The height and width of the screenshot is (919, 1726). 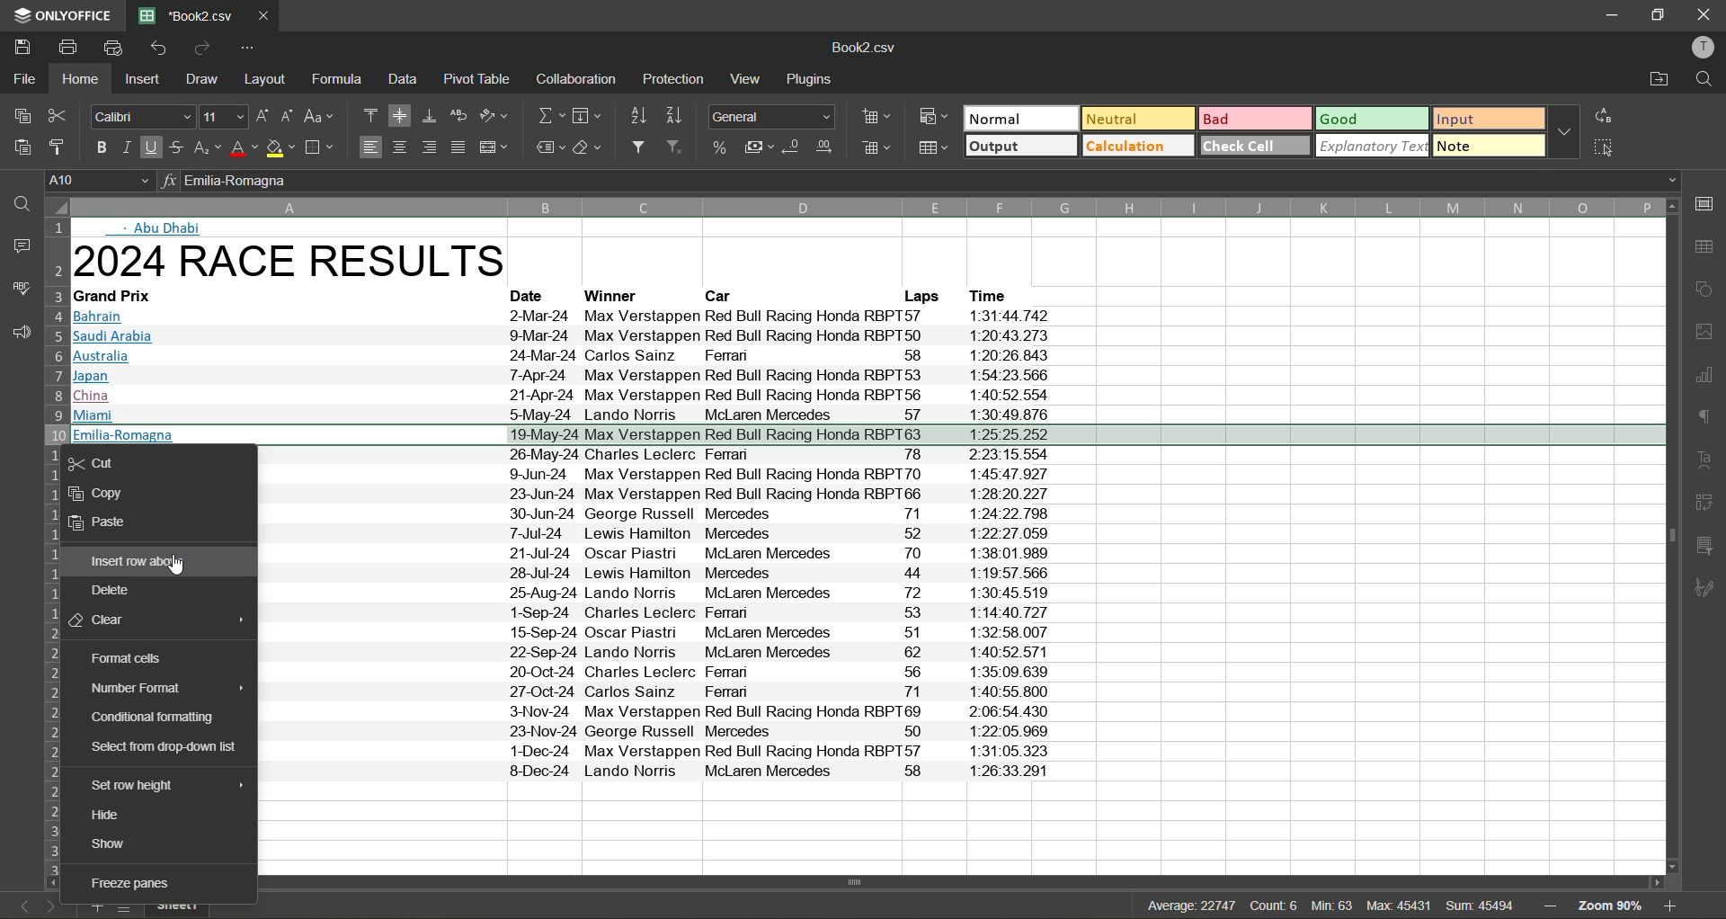 What do you see at coordinates (319, 149) in the screenshot?
I see `borders` at bounding box center [319, 149].